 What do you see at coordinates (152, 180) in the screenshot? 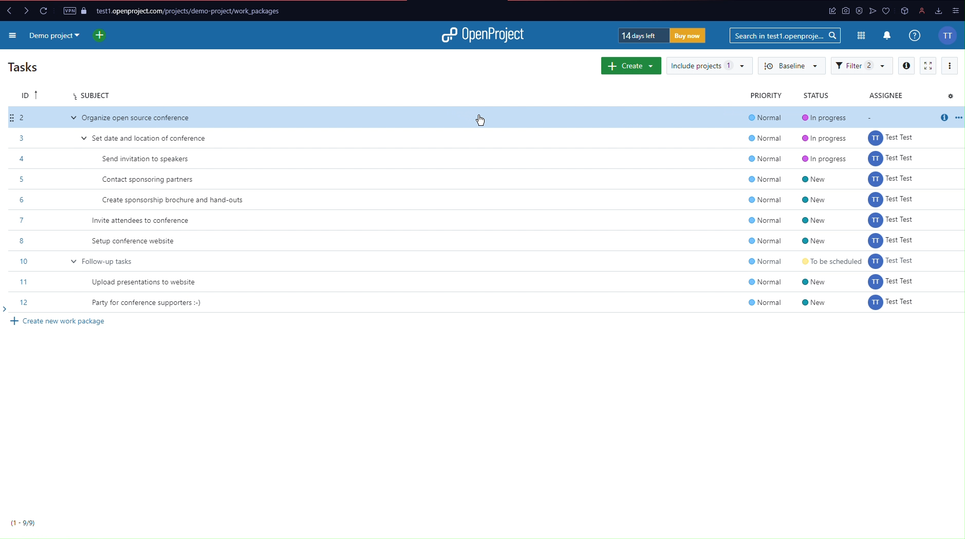
I see `Contact sponsoring partners` at bounding box center [152, 180].